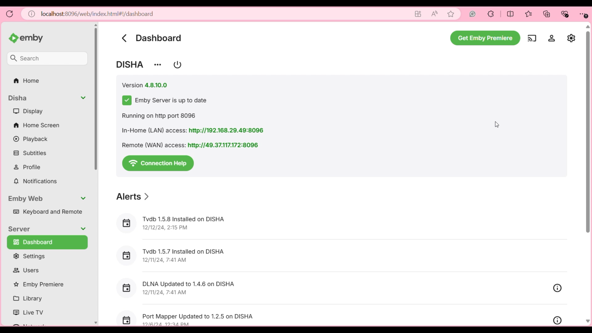 The height and width of the screenshot is (333, 592). What do you see at coordinates (588, 174) in the screenshot?
I see `vertical scroll bar` at bounding box center [588, 174].